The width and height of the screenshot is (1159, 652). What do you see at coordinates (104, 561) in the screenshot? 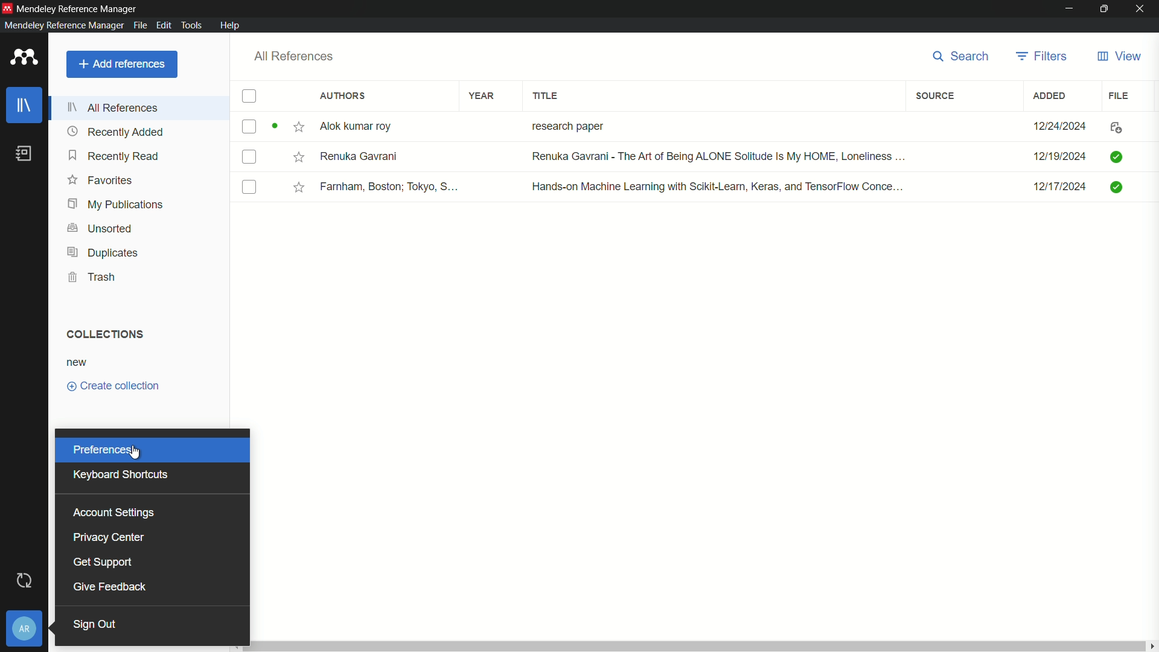
I see `get support` at bounding box center [104, 561].